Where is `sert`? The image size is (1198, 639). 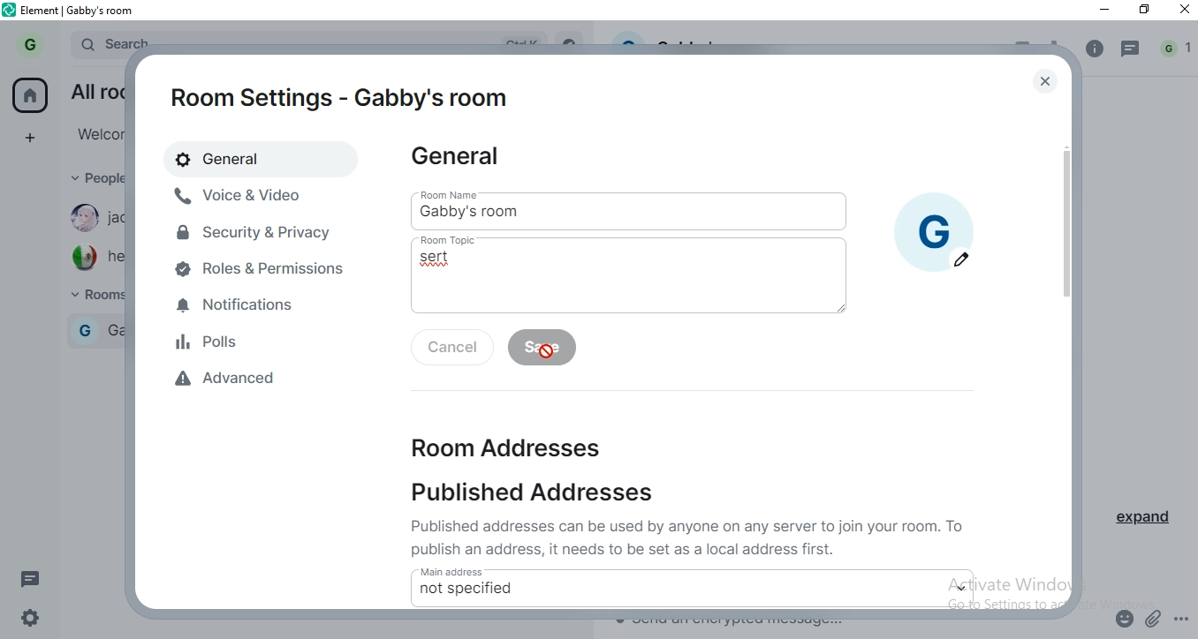 sert is located at coordinates (437, 260).